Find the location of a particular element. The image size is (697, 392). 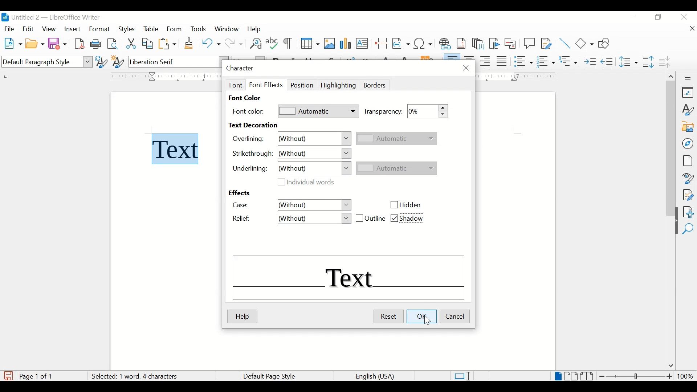

tools is located at coordinates (198, 29).